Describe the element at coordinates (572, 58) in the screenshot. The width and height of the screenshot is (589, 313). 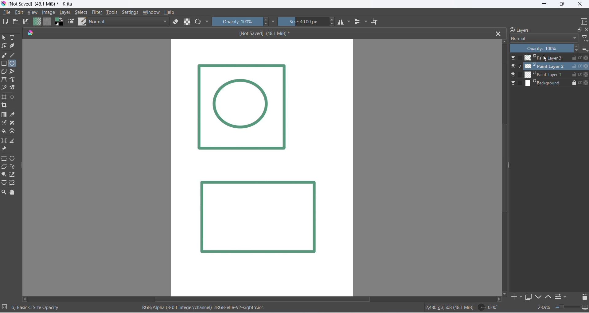
I see `unlock` at that location.